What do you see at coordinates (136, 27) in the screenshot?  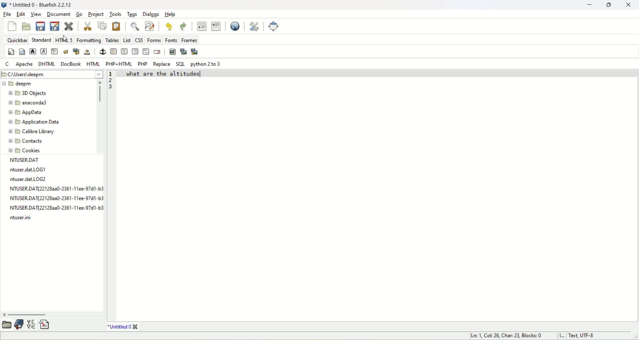 I see `show find bar` at bounding box center [136, 27].